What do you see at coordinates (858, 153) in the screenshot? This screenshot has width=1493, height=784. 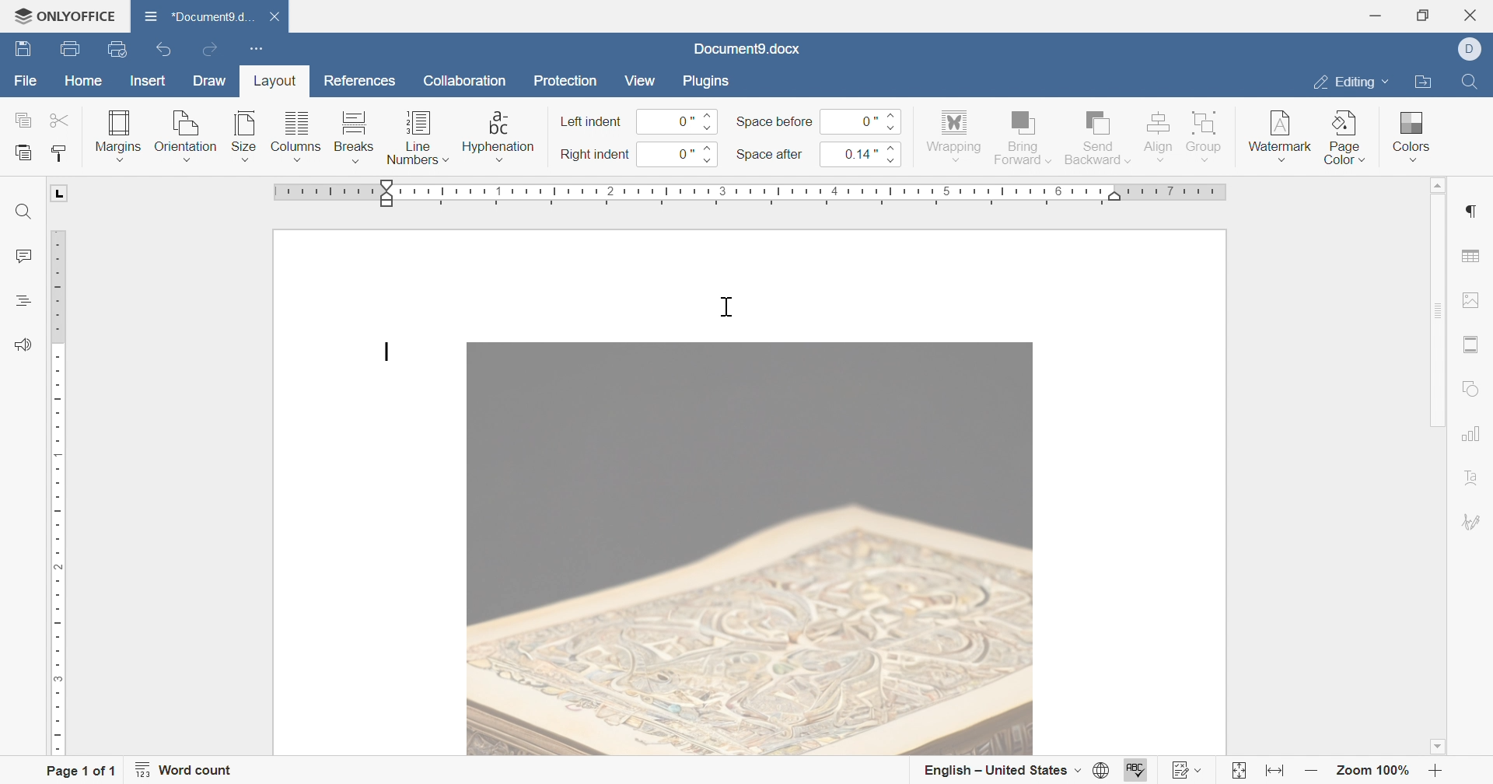 I see `0.14` at bounding box center [858, 153].